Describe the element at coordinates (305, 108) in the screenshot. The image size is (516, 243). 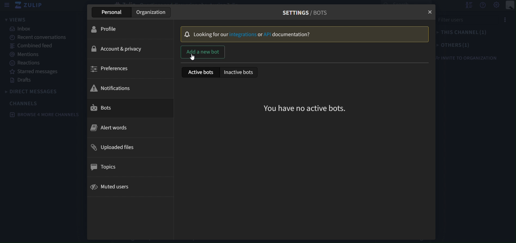
I see `You have no active bot.` at that location.